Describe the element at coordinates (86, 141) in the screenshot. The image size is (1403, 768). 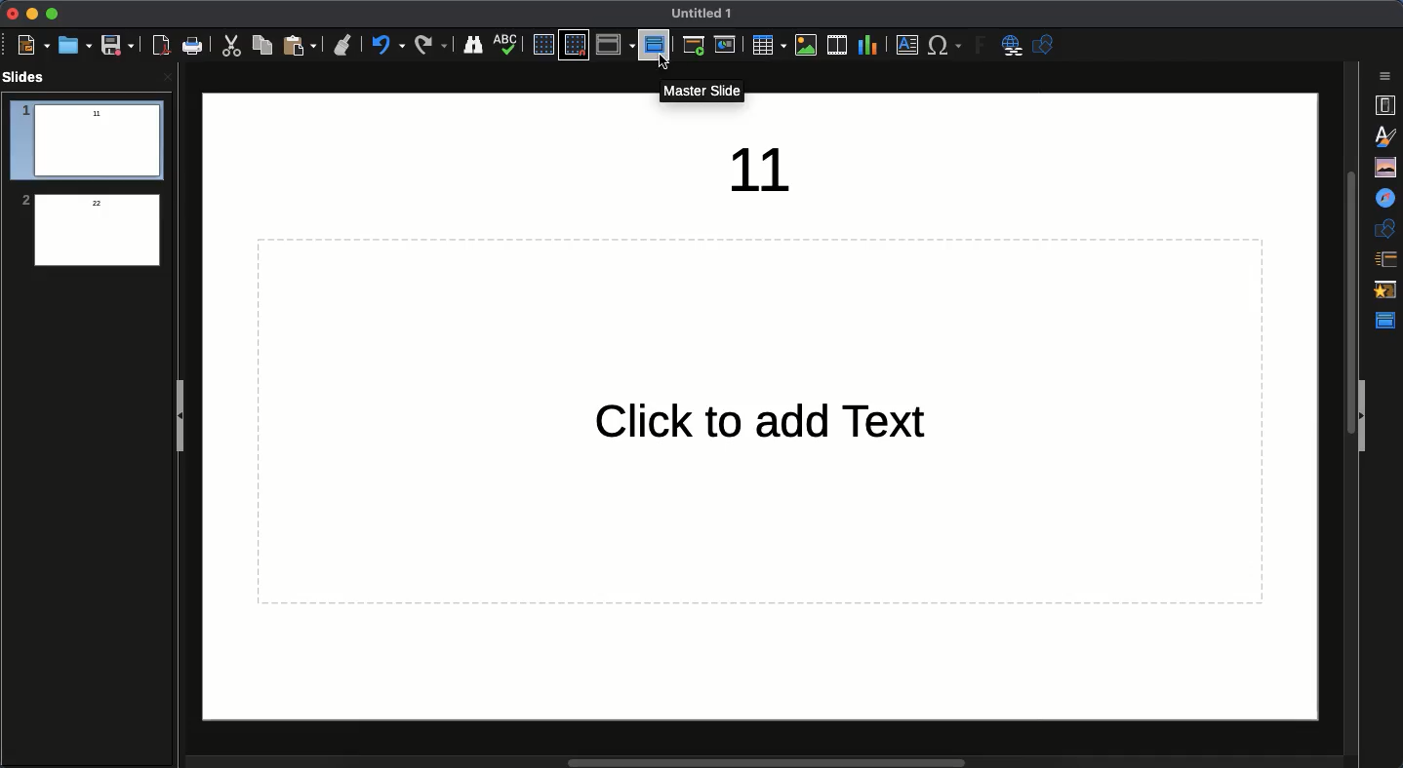
I see `slide 1` at that location.